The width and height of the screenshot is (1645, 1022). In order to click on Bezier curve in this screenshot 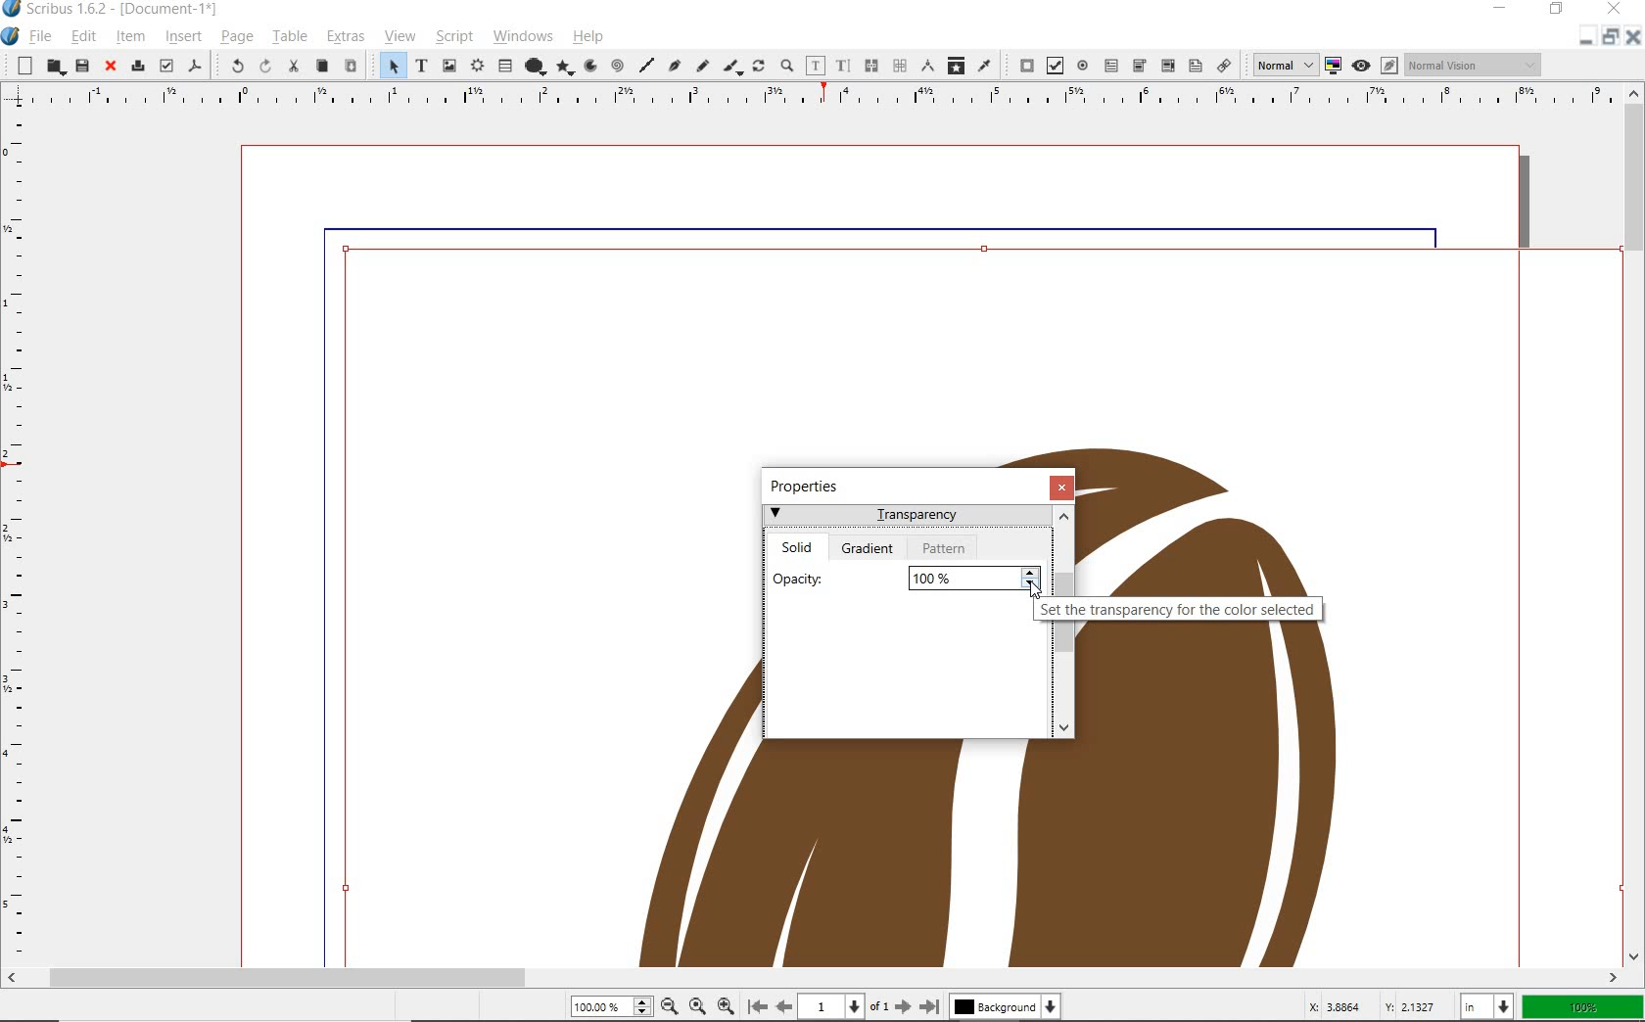, I will do `click(675, 66)`.